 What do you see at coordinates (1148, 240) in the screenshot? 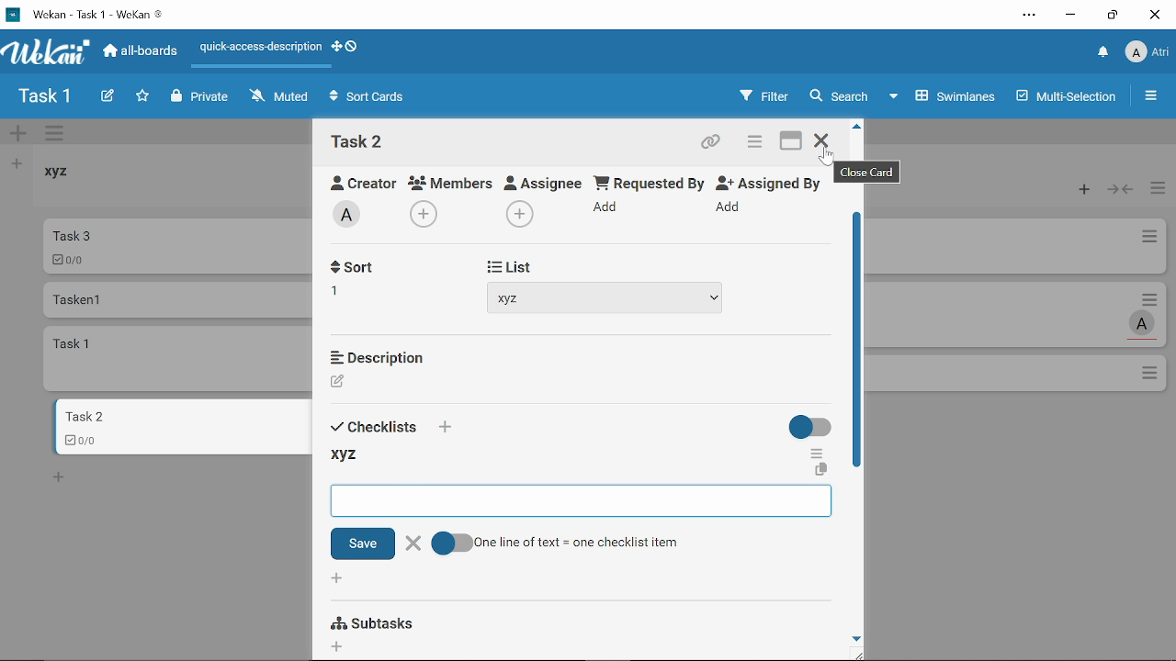
I see `Card actions` at bounding box center [1148, 240].